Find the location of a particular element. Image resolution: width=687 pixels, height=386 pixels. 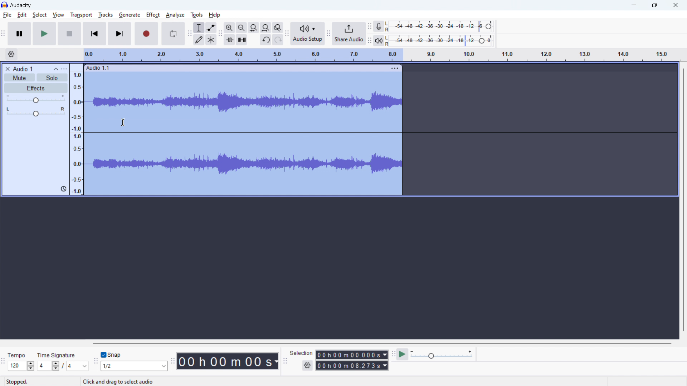

delete track is located at coordinates (7, 68).